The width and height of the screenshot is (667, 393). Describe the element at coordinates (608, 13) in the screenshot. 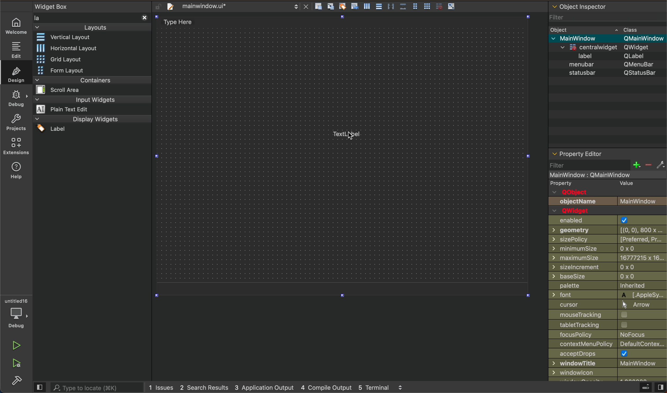

I see `object inspector` at that location.